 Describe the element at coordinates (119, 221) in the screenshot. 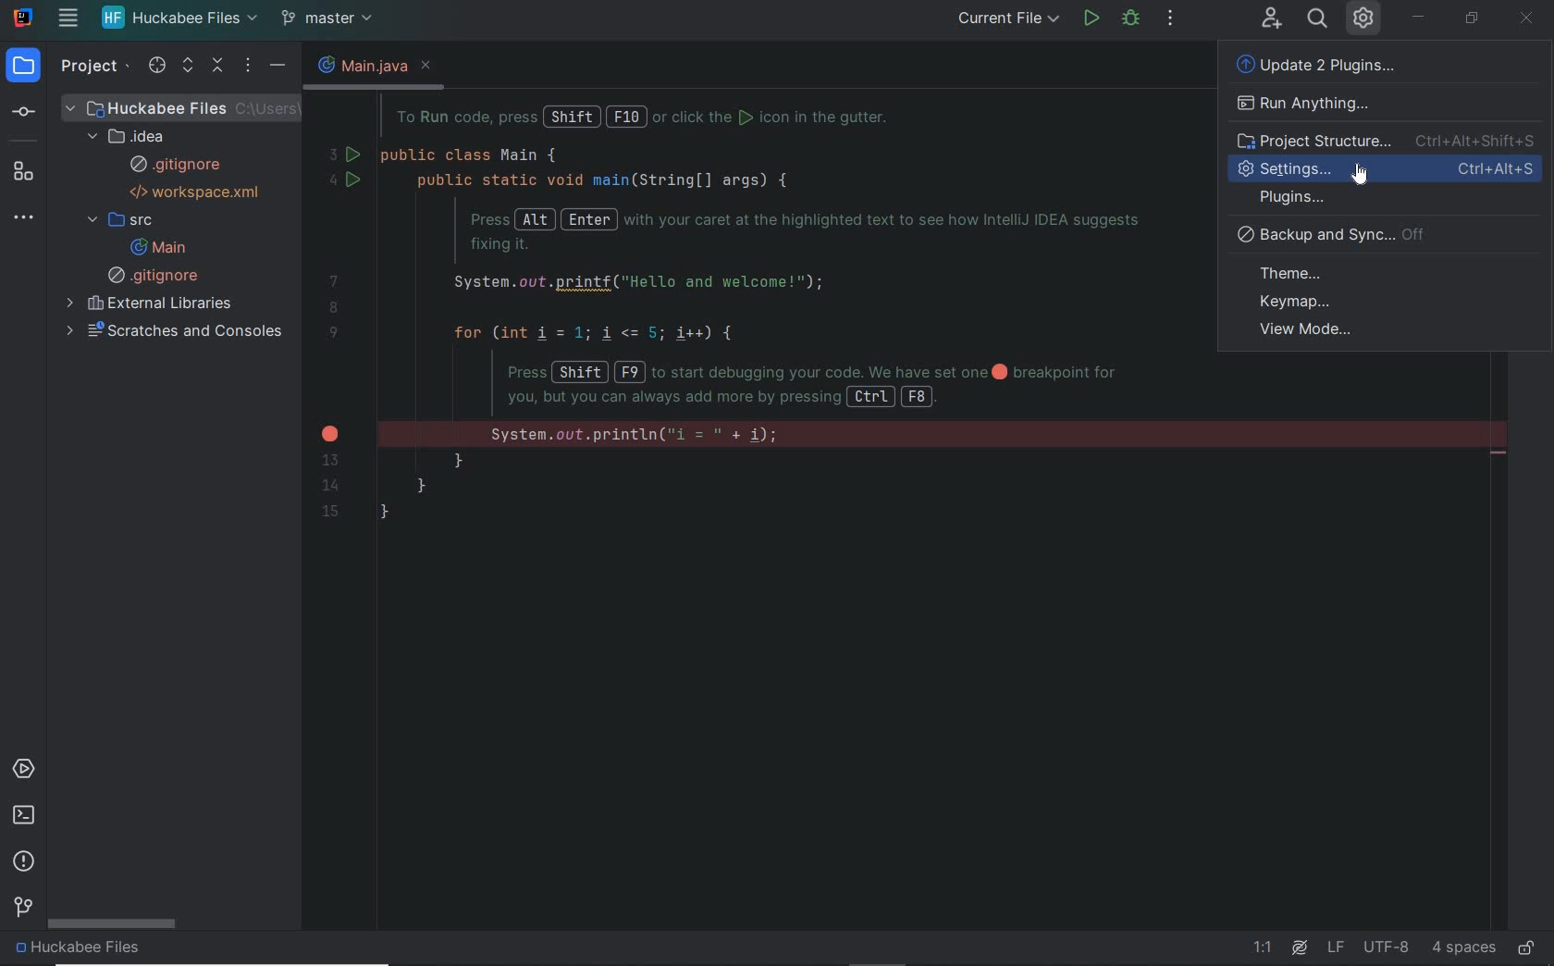

I see `src` at that location.